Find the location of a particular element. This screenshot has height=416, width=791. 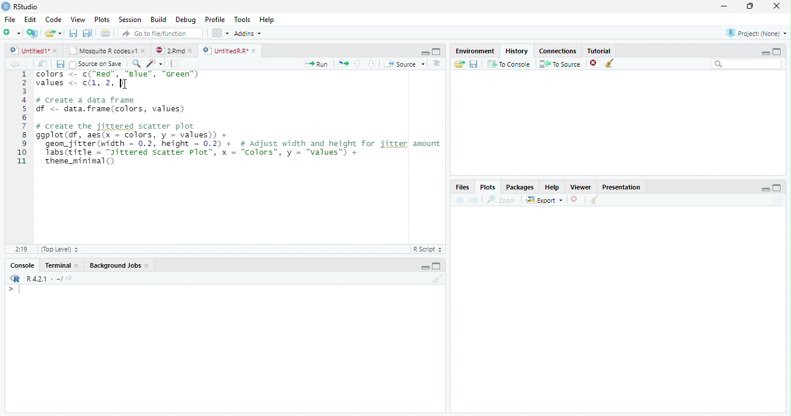

Background Jobs is located at coordinates (115, 265).